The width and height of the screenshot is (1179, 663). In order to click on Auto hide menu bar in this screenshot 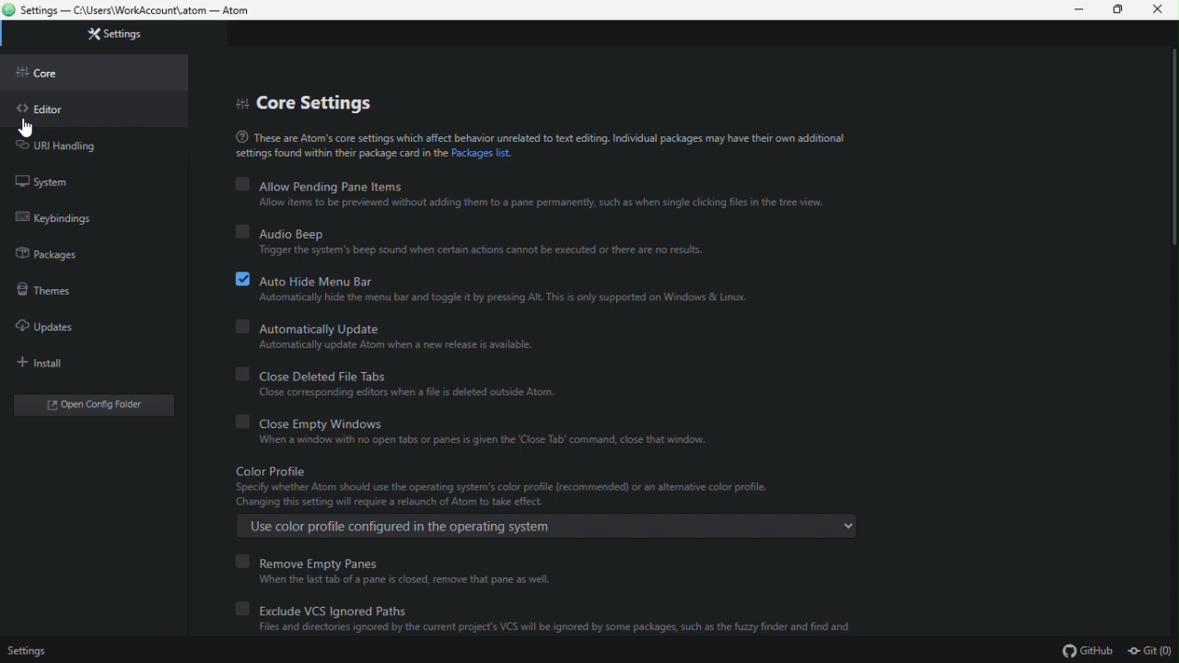, I will do `click(502, 279)`.